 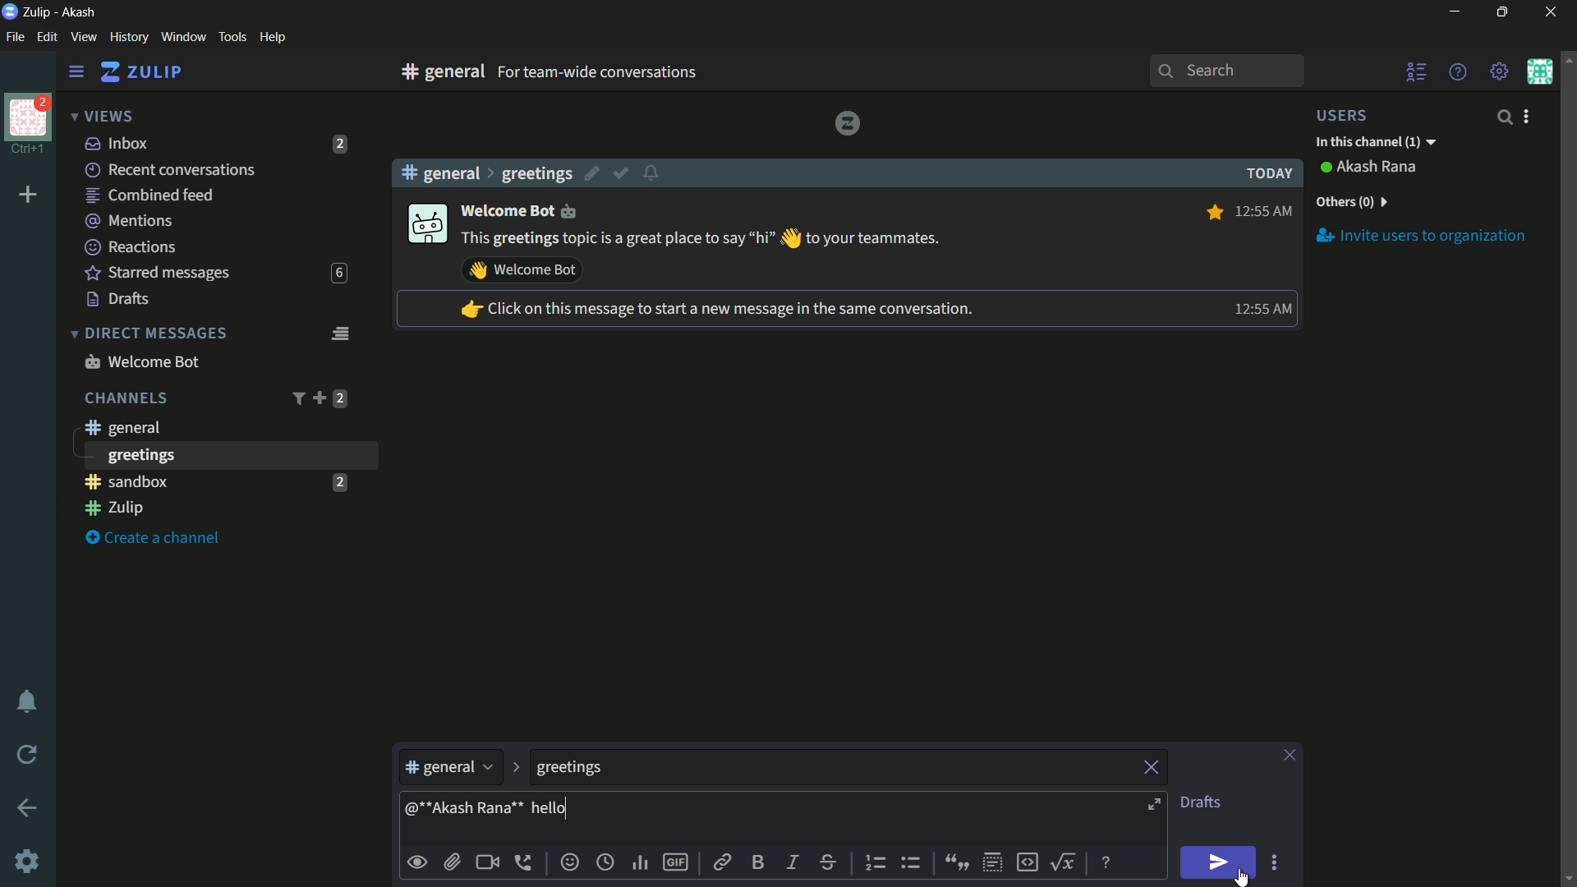 What do you see at coordinates (878, 863) in the screenshot?
I see `ordered list` at bounding box center [878, 863].